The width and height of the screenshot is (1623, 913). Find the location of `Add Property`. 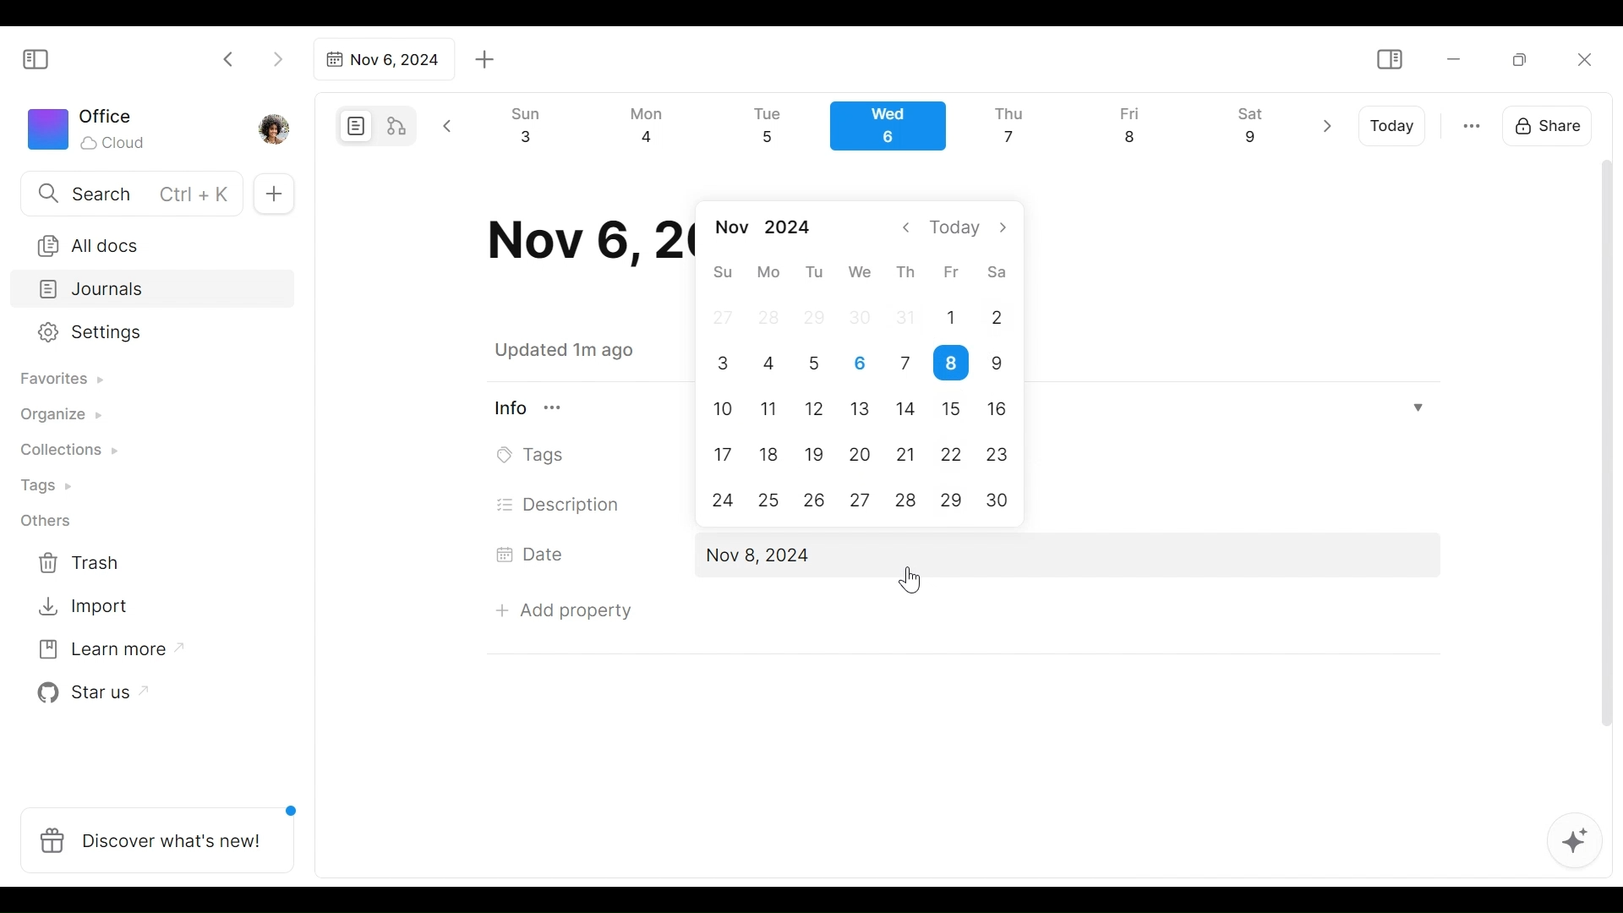

Add Property is located at coordinates (564, 606).